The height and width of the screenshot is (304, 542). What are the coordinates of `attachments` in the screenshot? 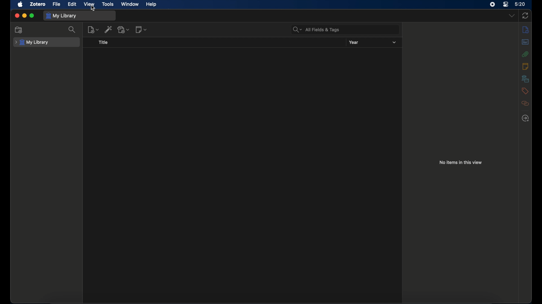 It's located at (525, 54).